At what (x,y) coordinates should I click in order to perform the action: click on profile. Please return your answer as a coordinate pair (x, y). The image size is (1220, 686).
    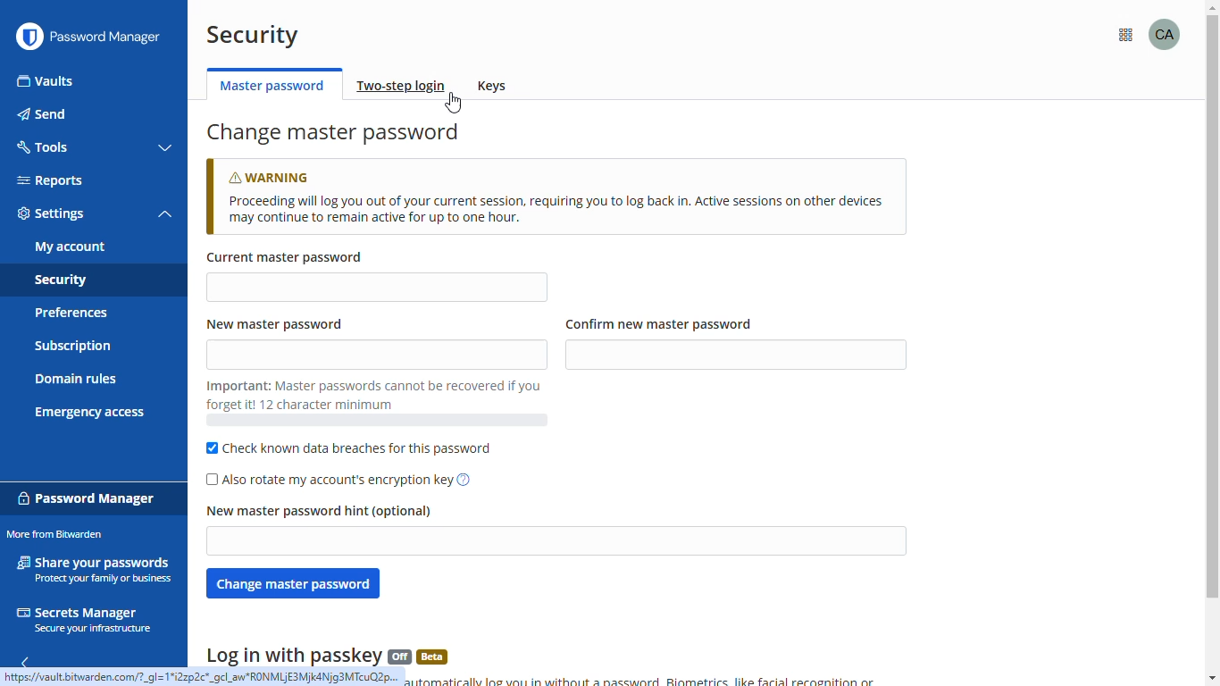
    Looking at the image, I should click on (1164, 34).